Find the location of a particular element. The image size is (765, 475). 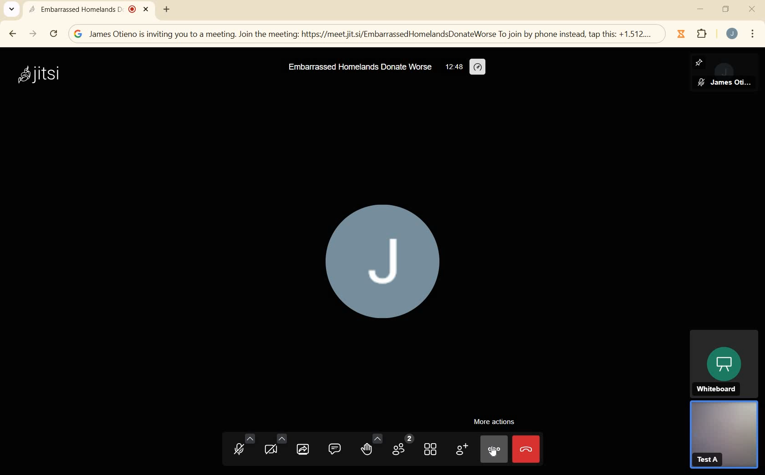

toggle tile view is located at coordinates (432, 451).